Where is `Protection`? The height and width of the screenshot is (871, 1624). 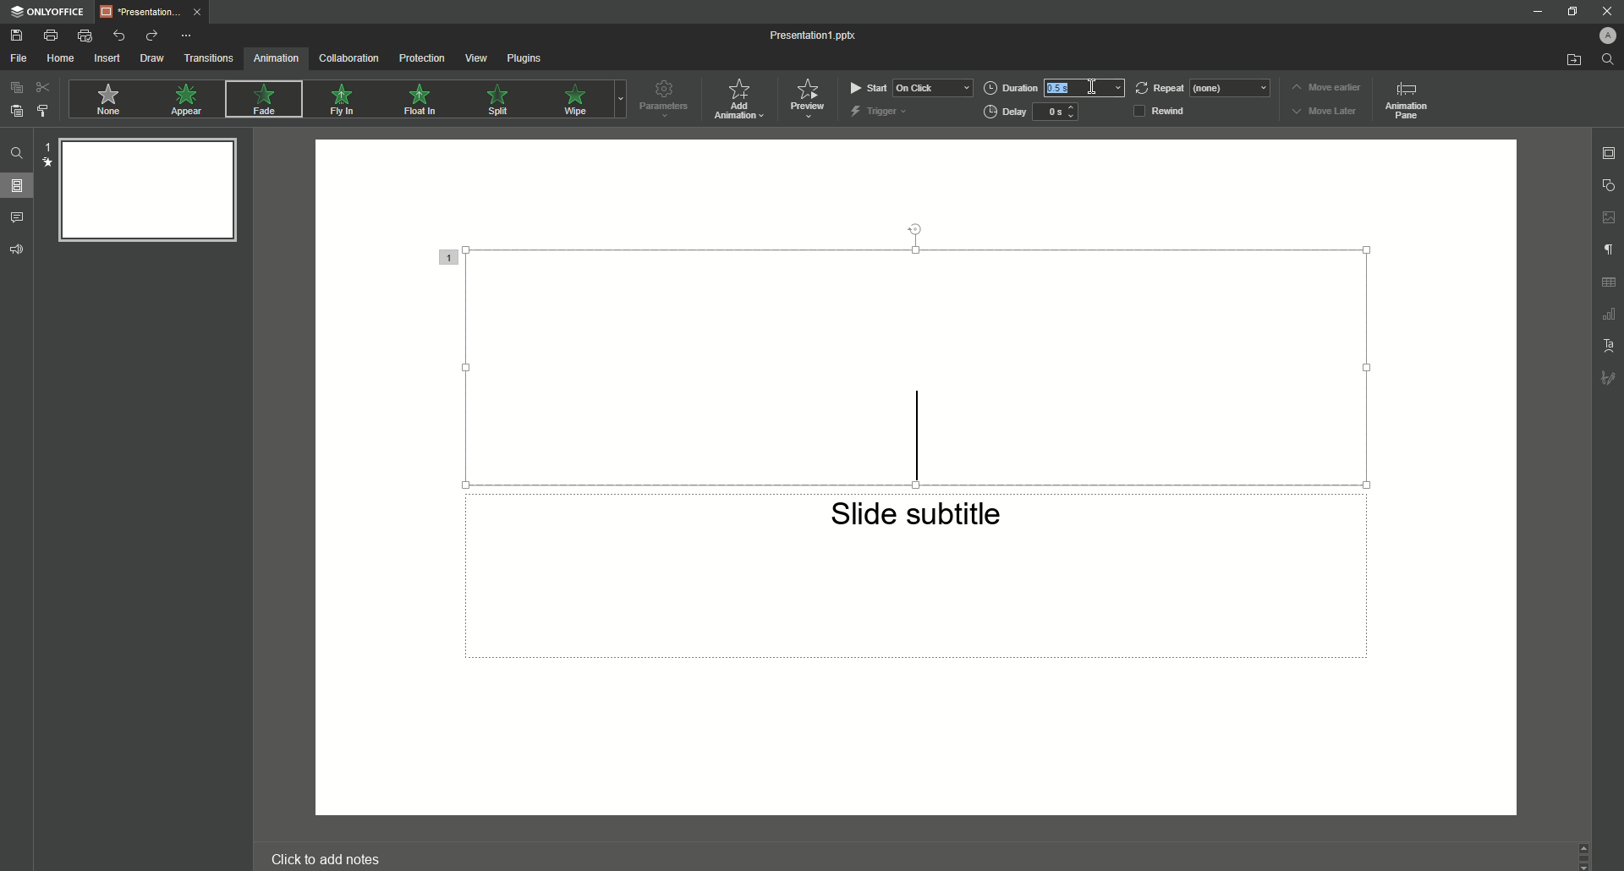 Protection is located at coordinates (421, 60).